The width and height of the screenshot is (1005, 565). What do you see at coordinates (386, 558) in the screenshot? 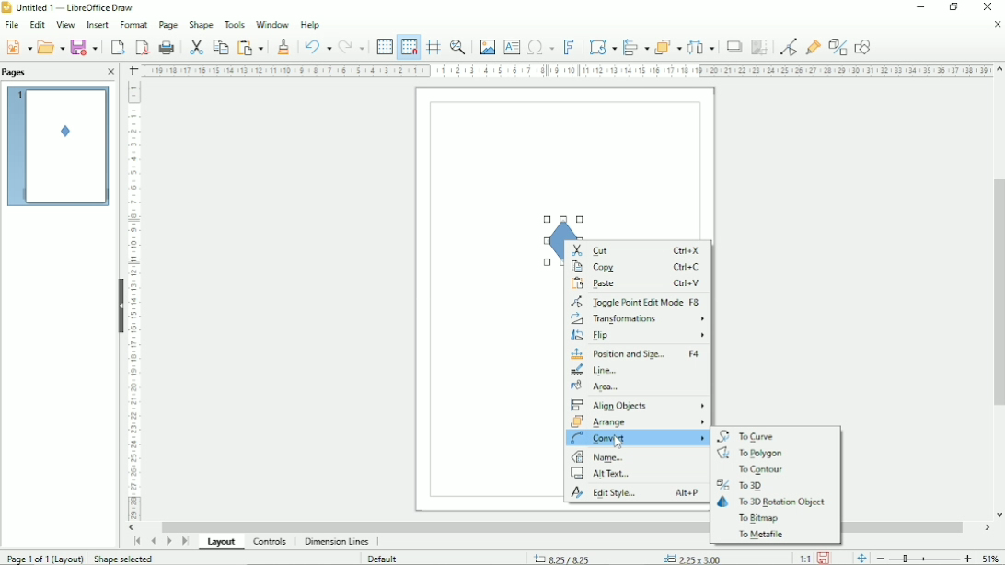
I see `Default` at bounding box center [386, 558].